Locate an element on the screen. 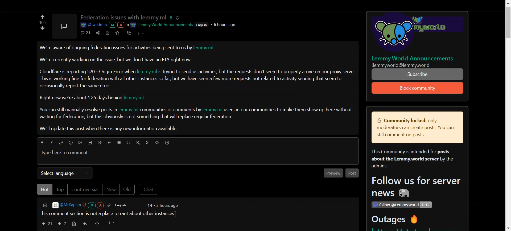 The width and height of the screenshot is (511, 231). hyperlink is located at coordinates (179, 18).